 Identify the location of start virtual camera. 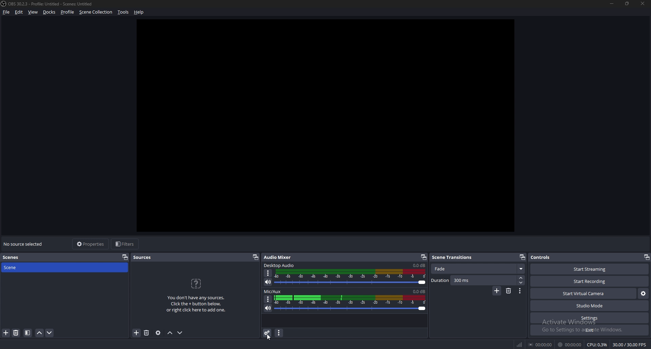
(583, 294).